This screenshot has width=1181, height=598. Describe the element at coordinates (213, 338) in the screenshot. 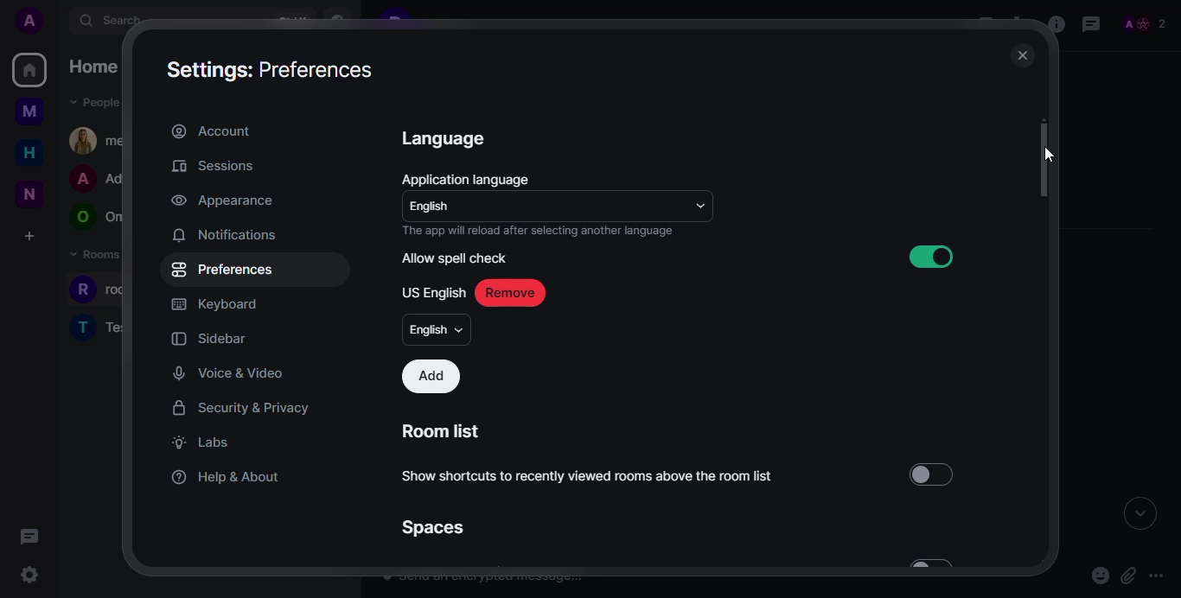

I see `sidebar` at that location.